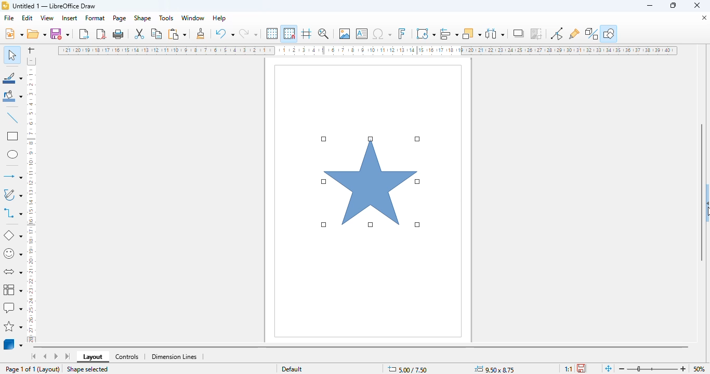 The width and height of the screenshot is (710, 374). I want to click on logo, so click(5, 5).